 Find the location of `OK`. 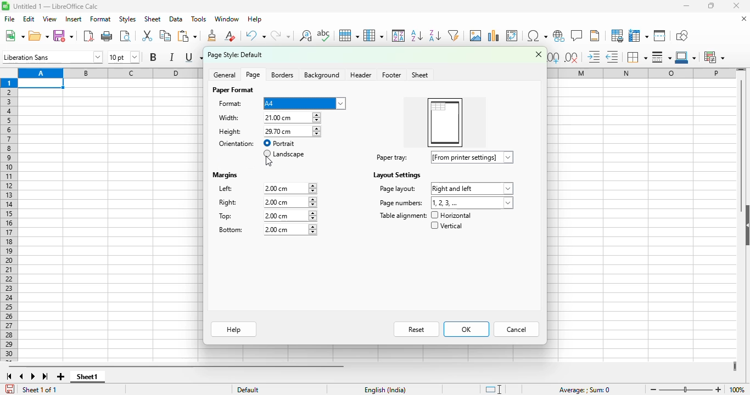

OK is located at coordinates (467, 329).